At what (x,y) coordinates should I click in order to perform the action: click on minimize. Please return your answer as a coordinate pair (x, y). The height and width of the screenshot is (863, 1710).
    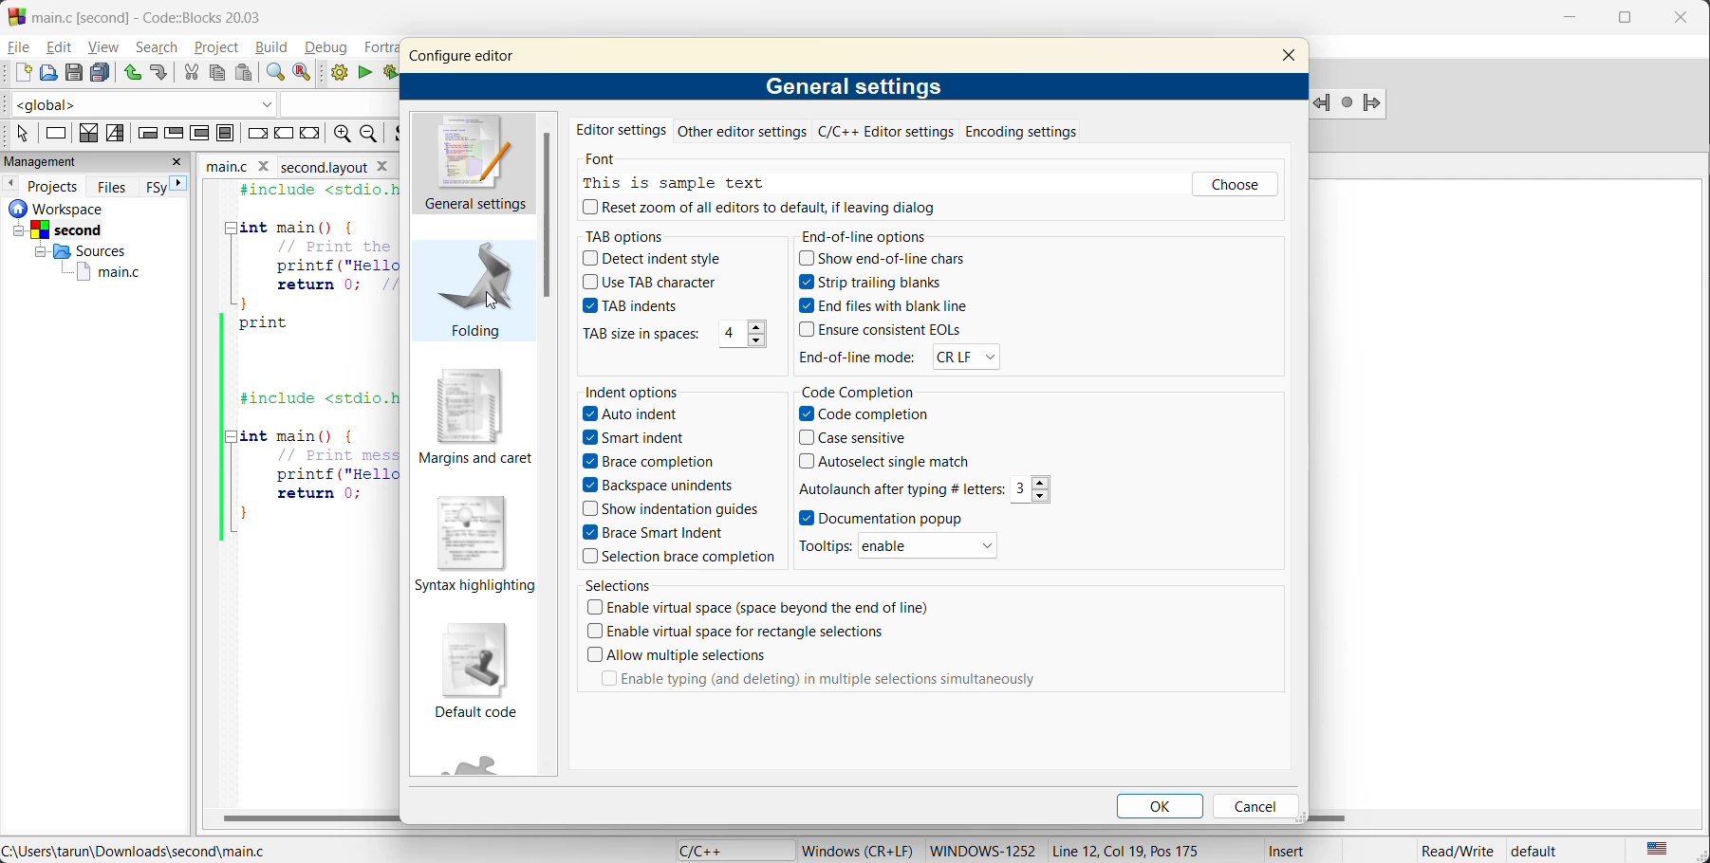
    Looking at the image, I should click on (1568, 19).